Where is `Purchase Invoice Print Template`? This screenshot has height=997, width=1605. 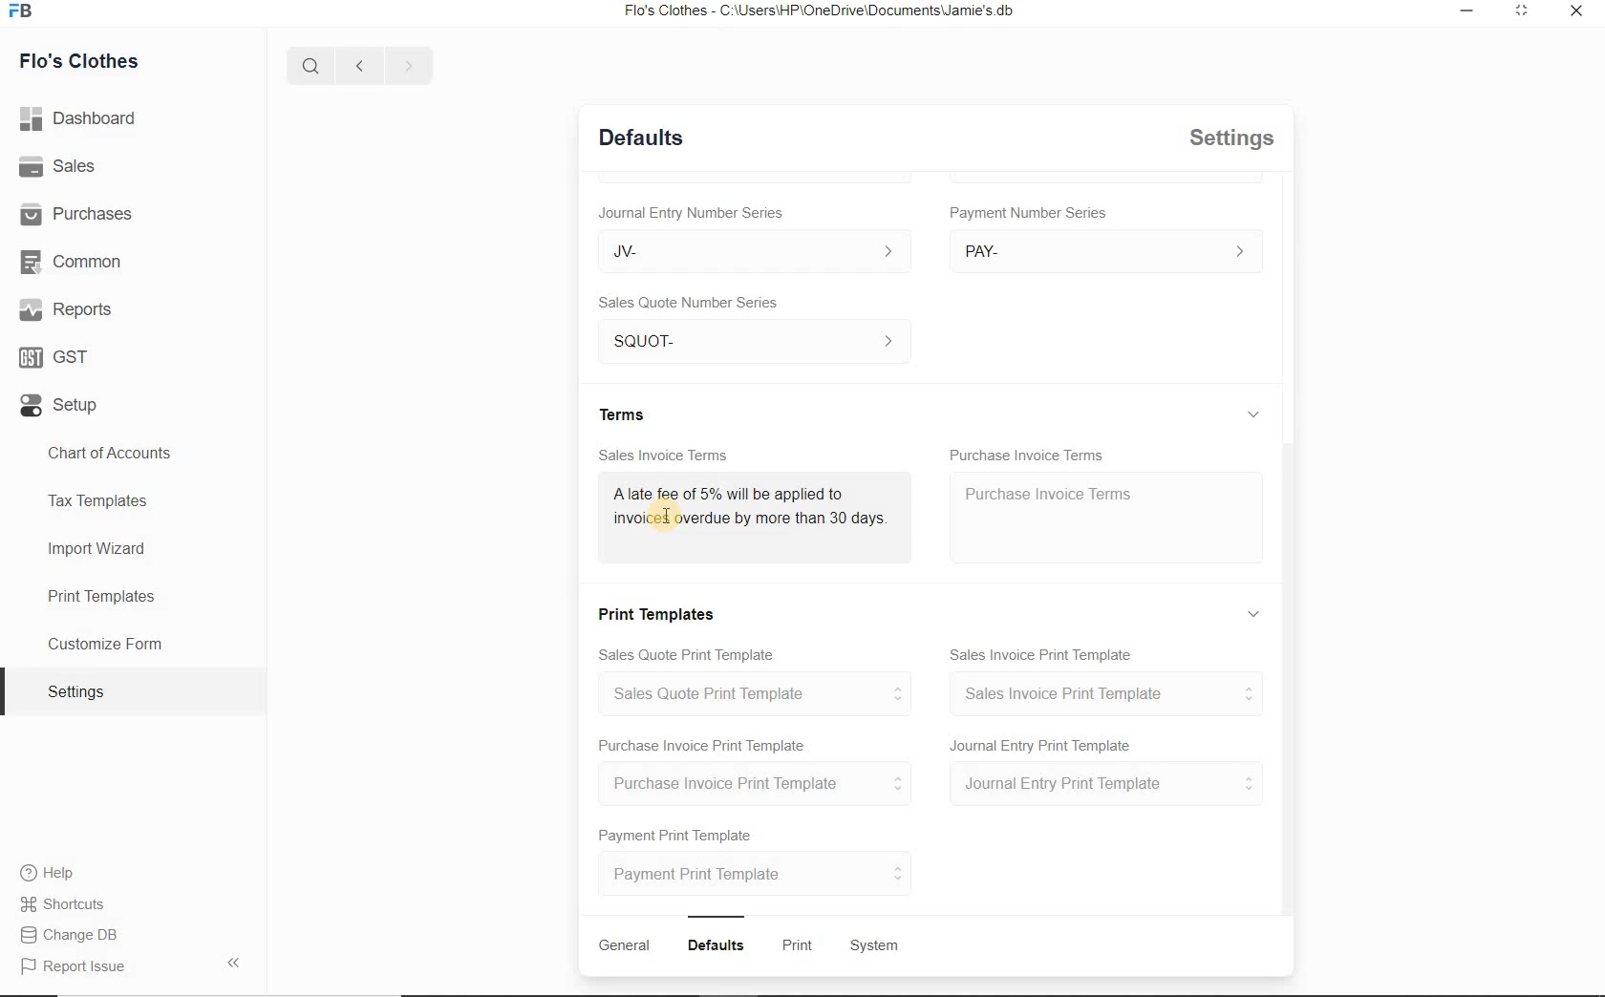
Purchase Invoice Print Template is located at coordinates (761, 784).